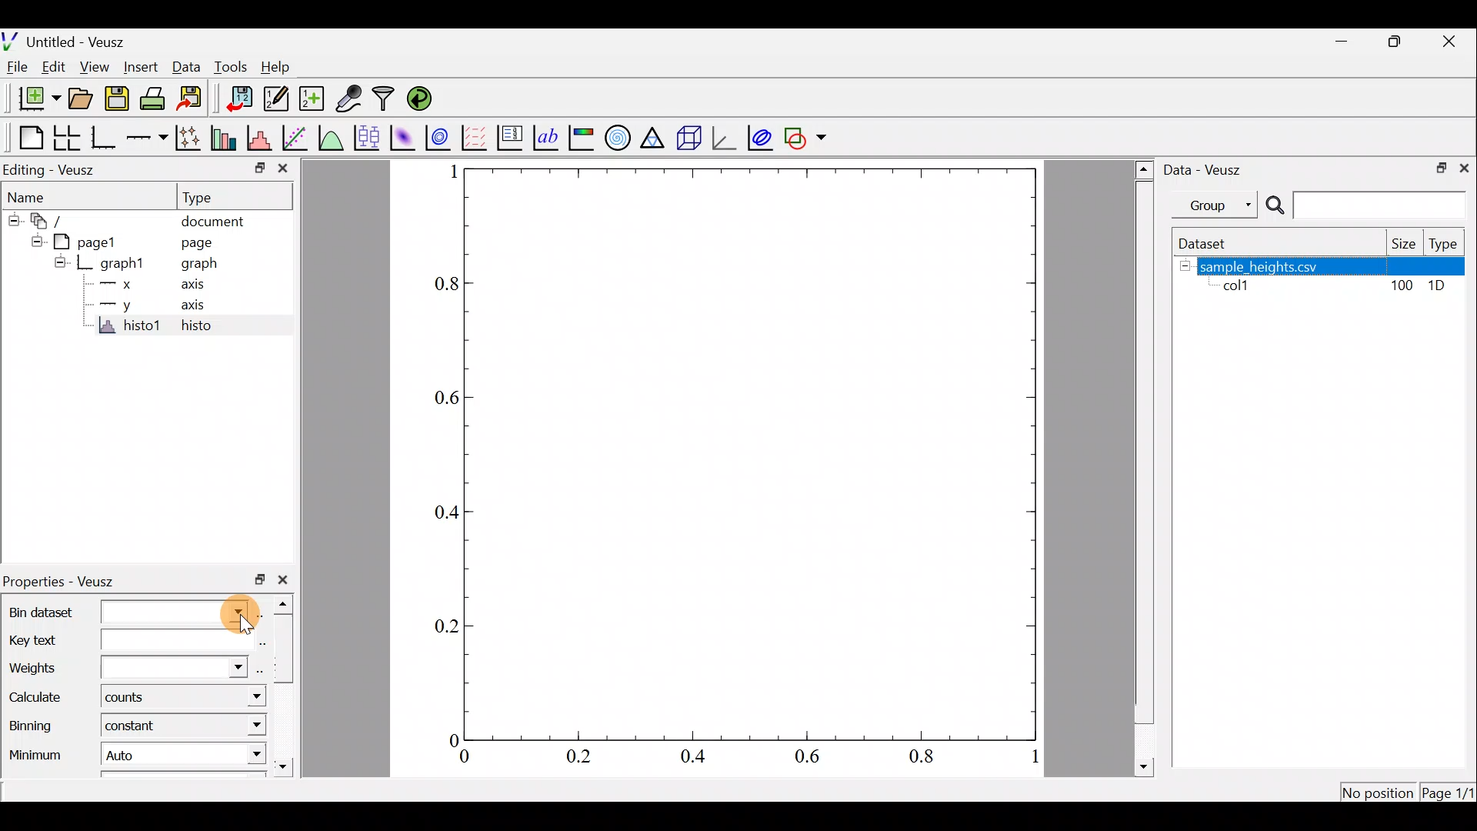  I want to click on histogram of a dataset, so click(258, 136).